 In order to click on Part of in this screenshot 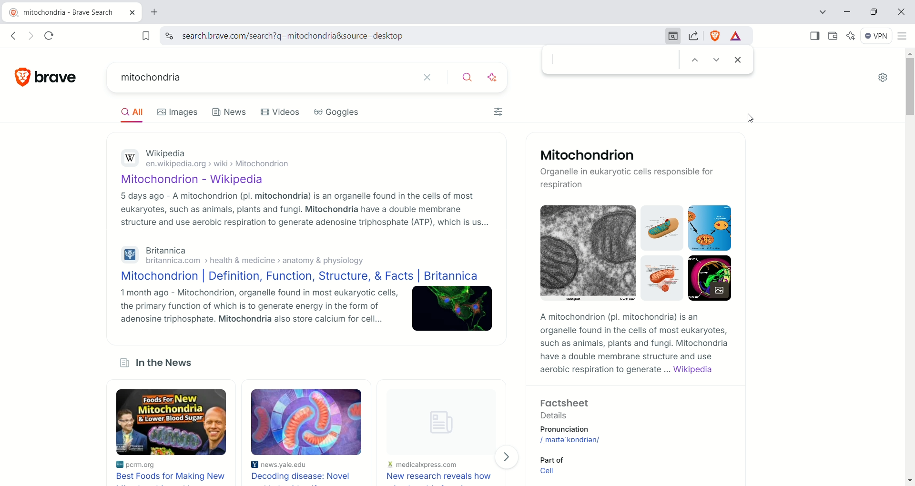, I will do `click(562, 459)`.